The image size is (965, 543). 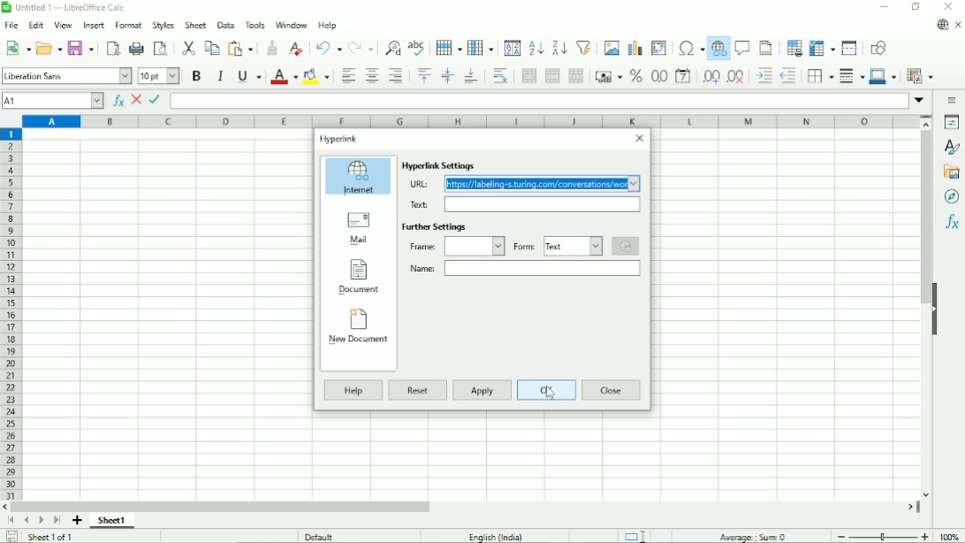 I want to click on Export directly as PDF, so click(x=112, y=49).